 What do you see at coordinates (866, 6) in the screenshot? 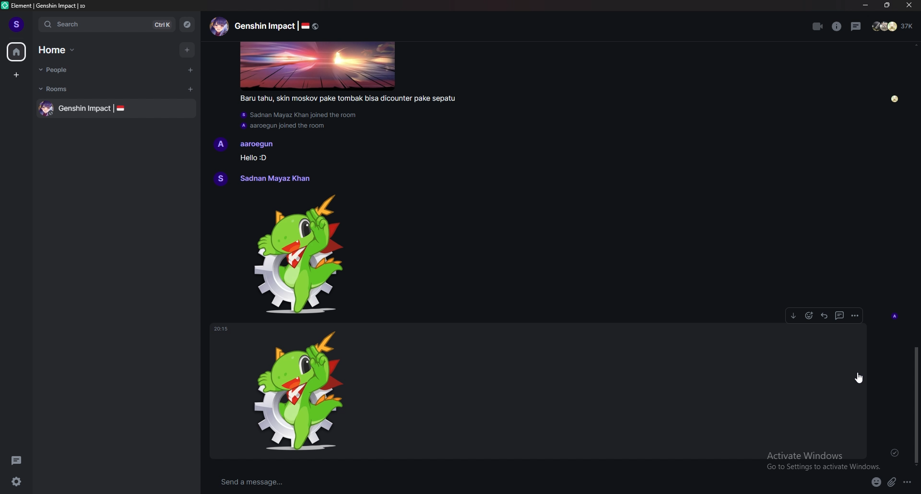
I see `minimize` at bounding box center [866, 6].